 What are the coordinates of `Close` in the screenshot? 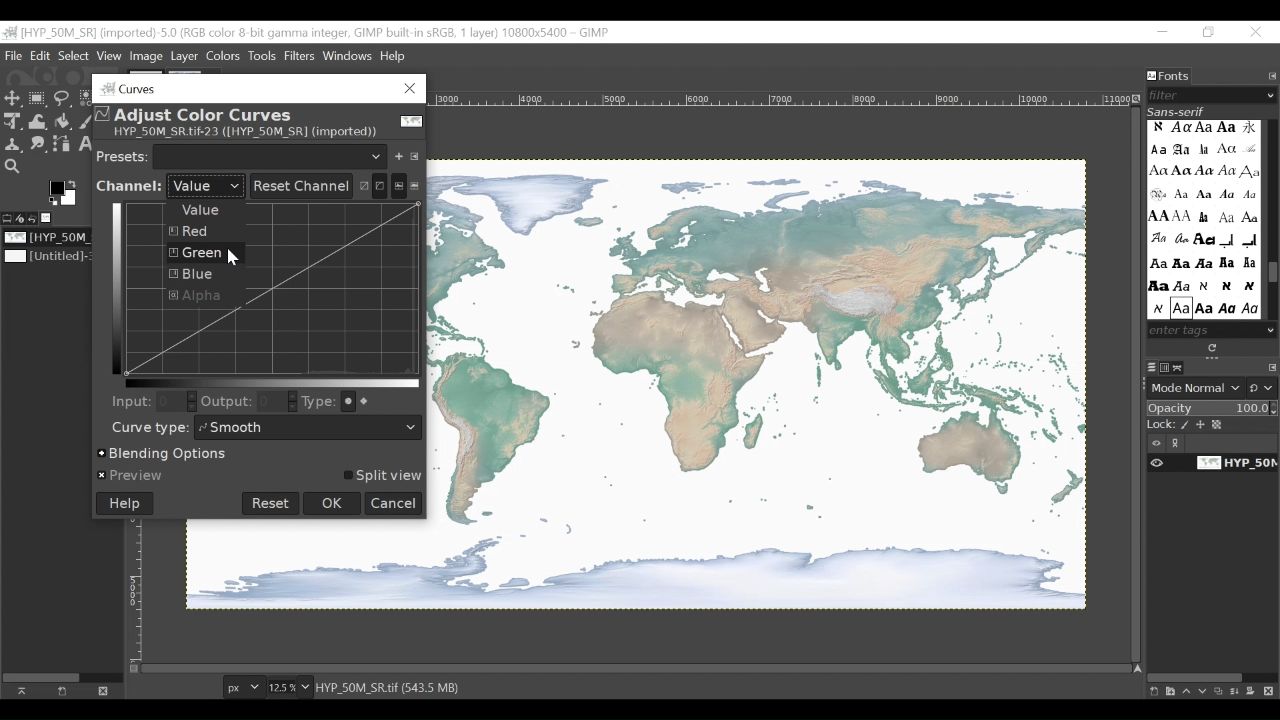 It's located at (1257, 33).